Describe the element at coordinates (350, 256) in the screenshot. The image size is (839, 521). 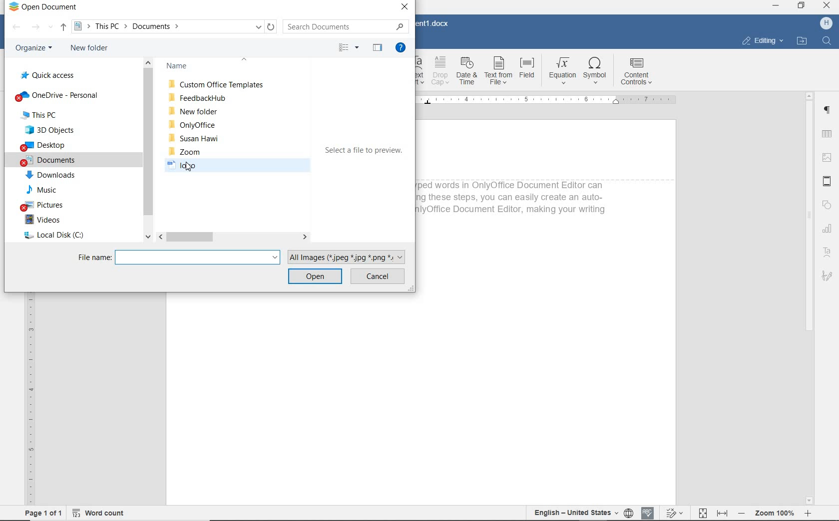
I see `ALL IMAGES (JPEG, JPG, PNG)` at that location.